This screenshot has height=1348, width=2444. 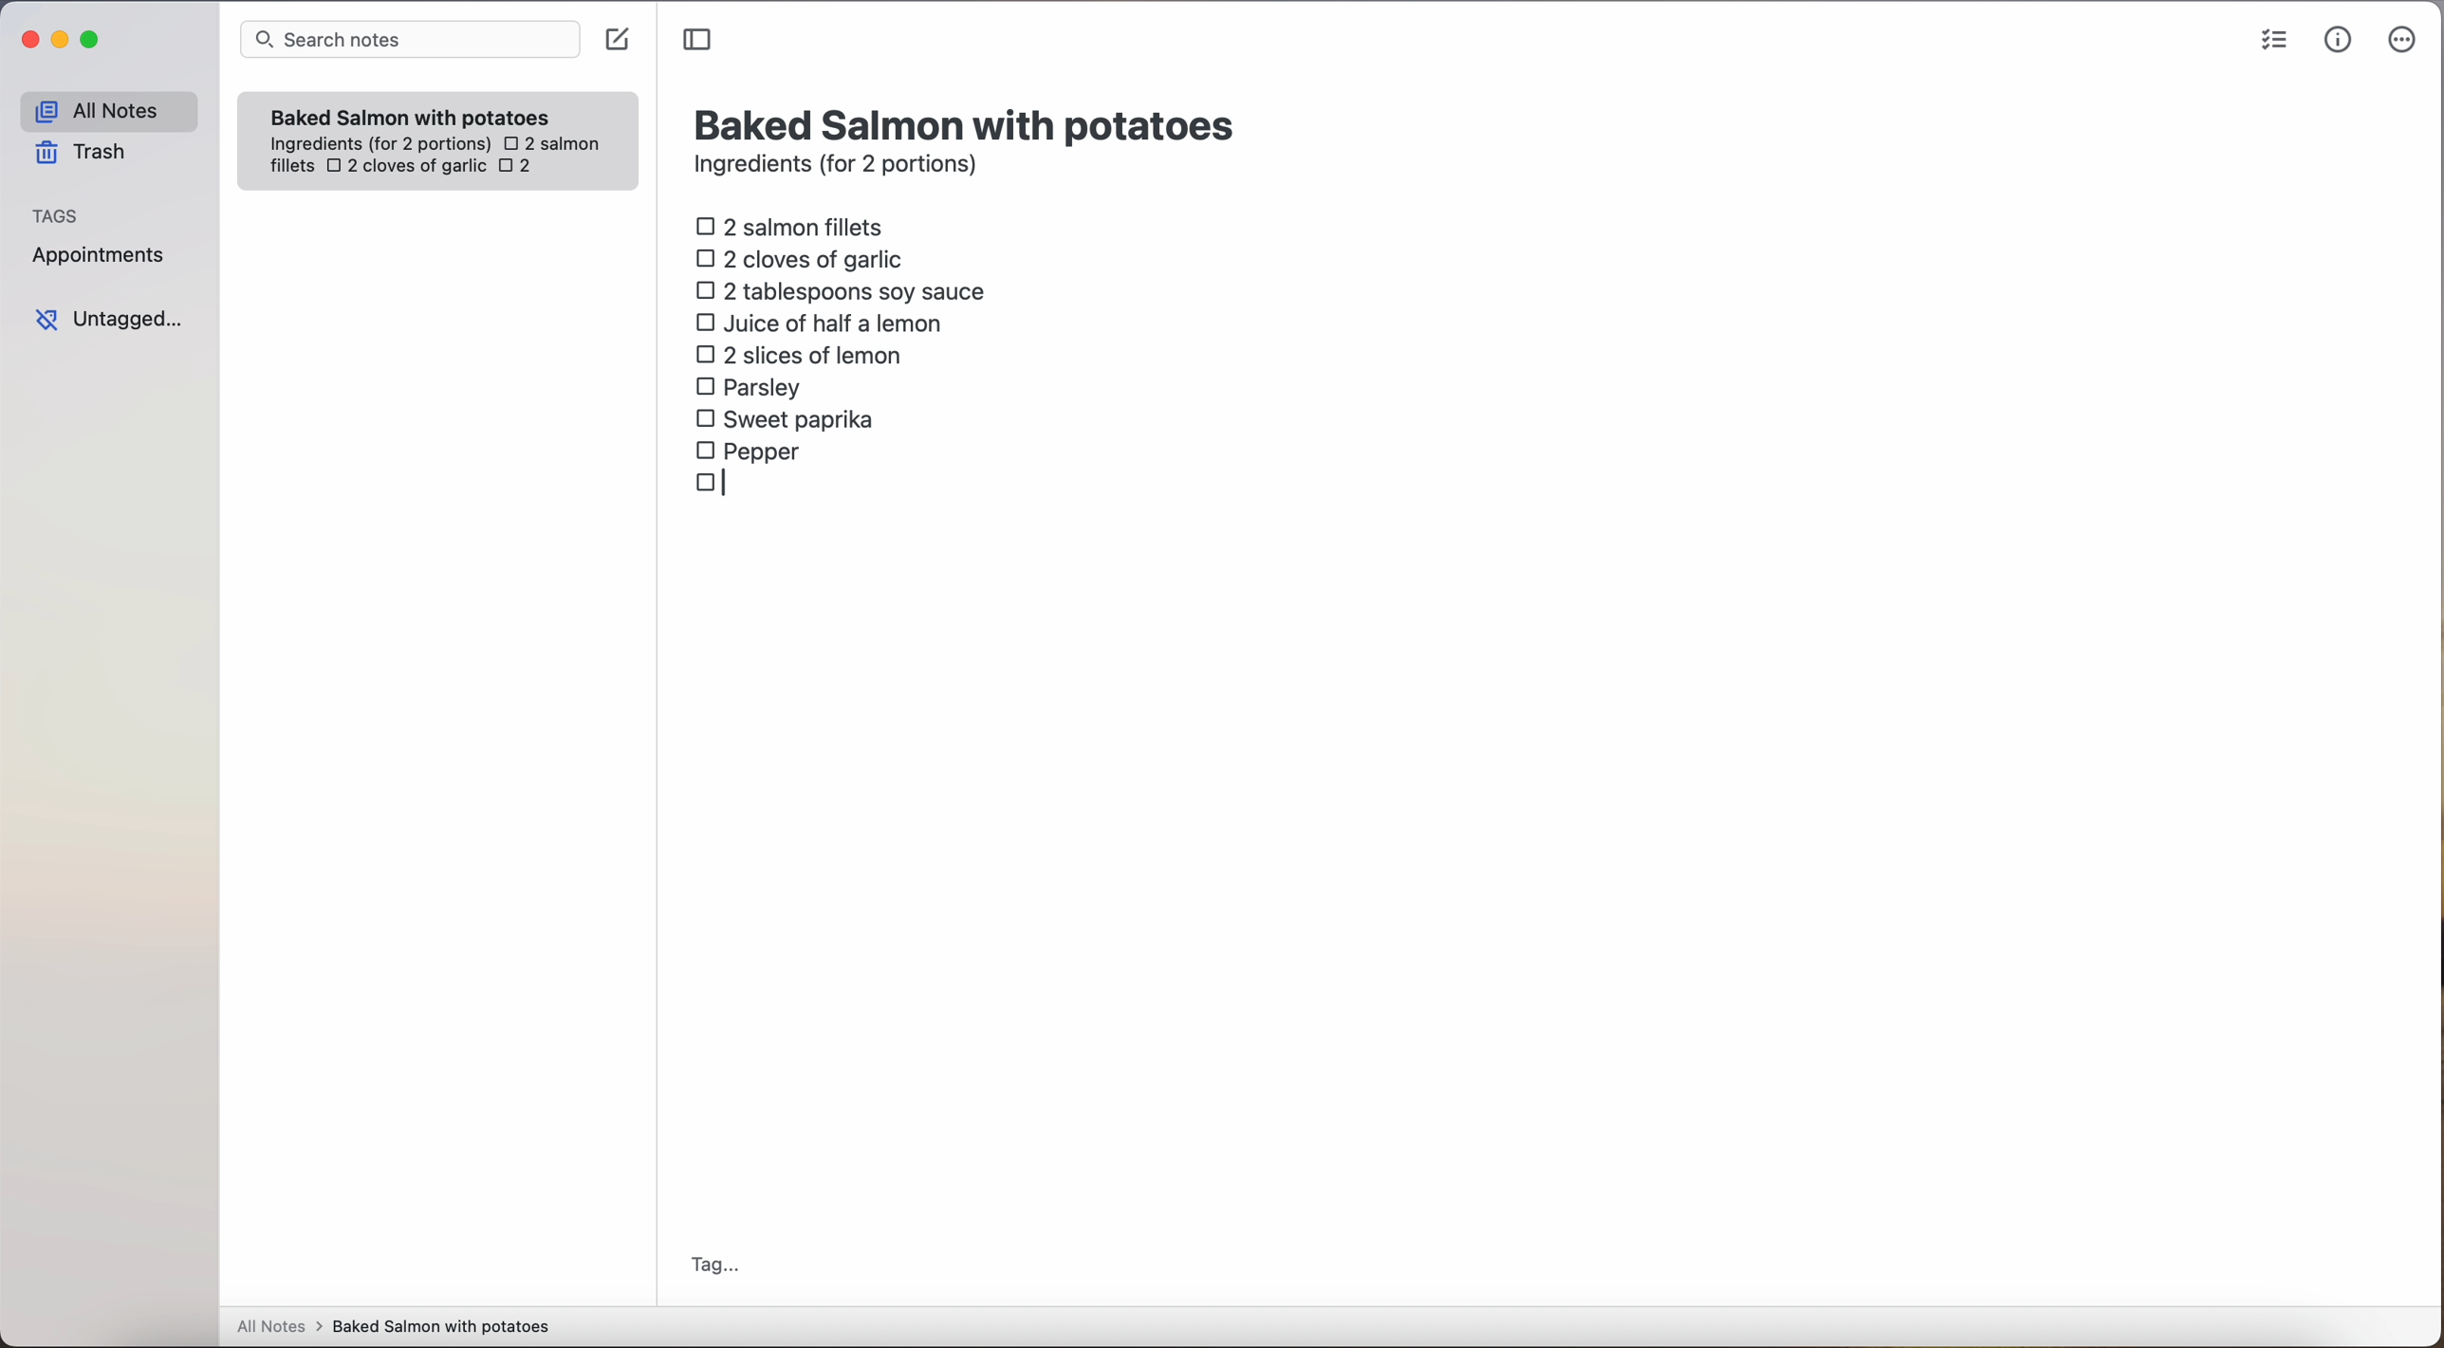 What do you see at coordinates (2339, 39) in the screenshot?
I see `metrics` at bounding box center [2339, 39].